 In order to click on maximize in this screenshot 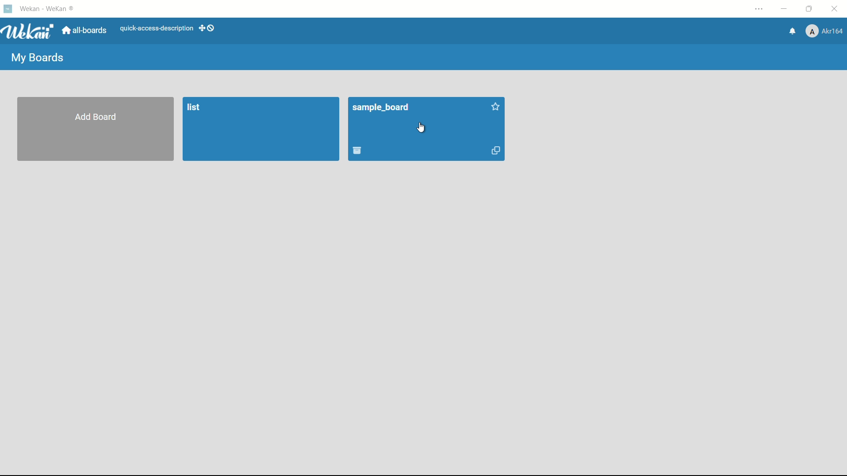, I will do `click(811, 9)`.